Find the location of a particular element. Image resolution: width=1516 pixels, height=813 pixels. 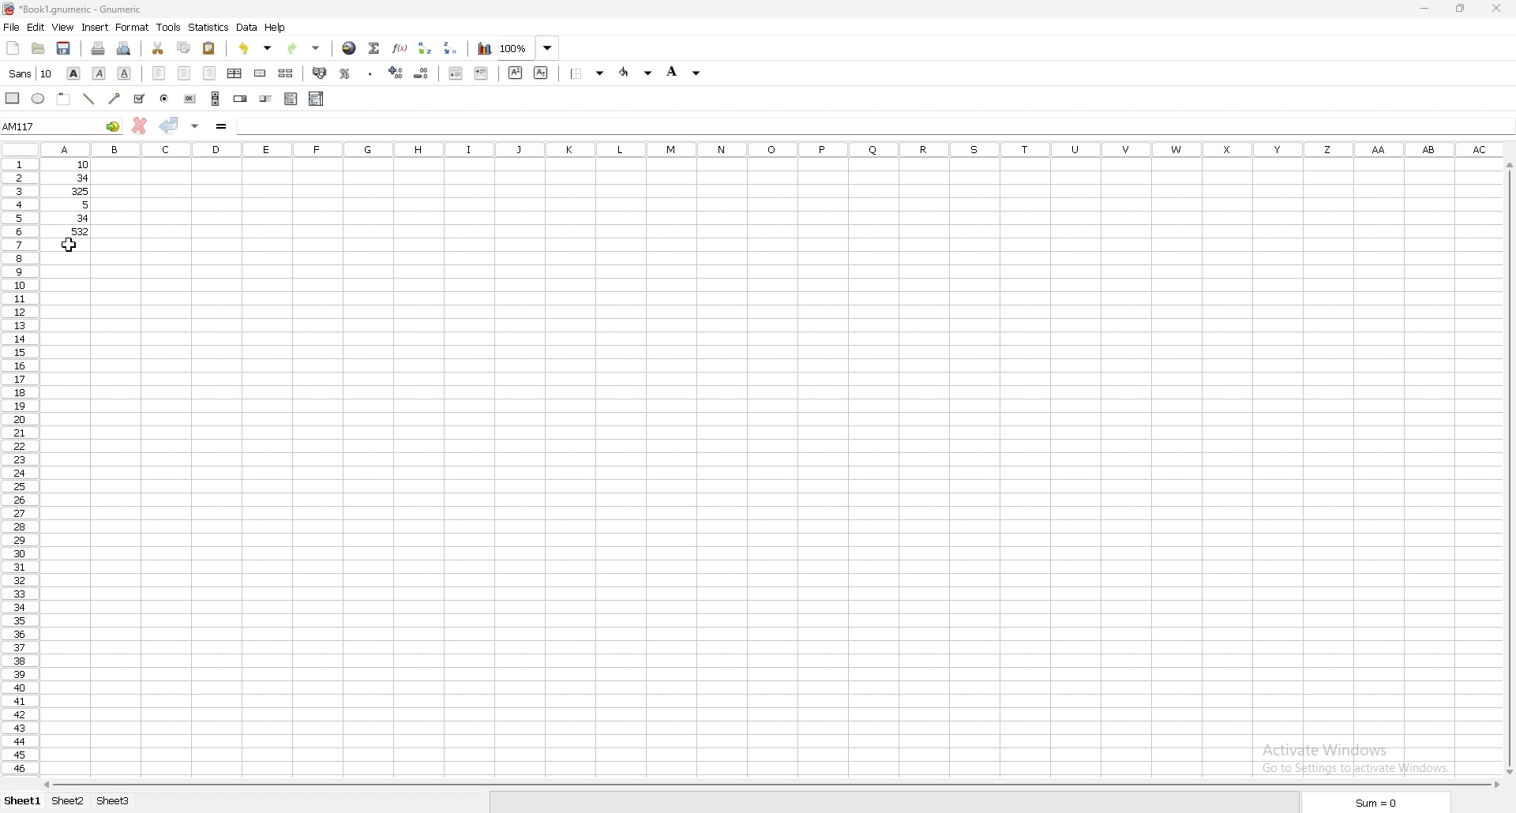

centre horizontally is located at coordinates (234, 73).